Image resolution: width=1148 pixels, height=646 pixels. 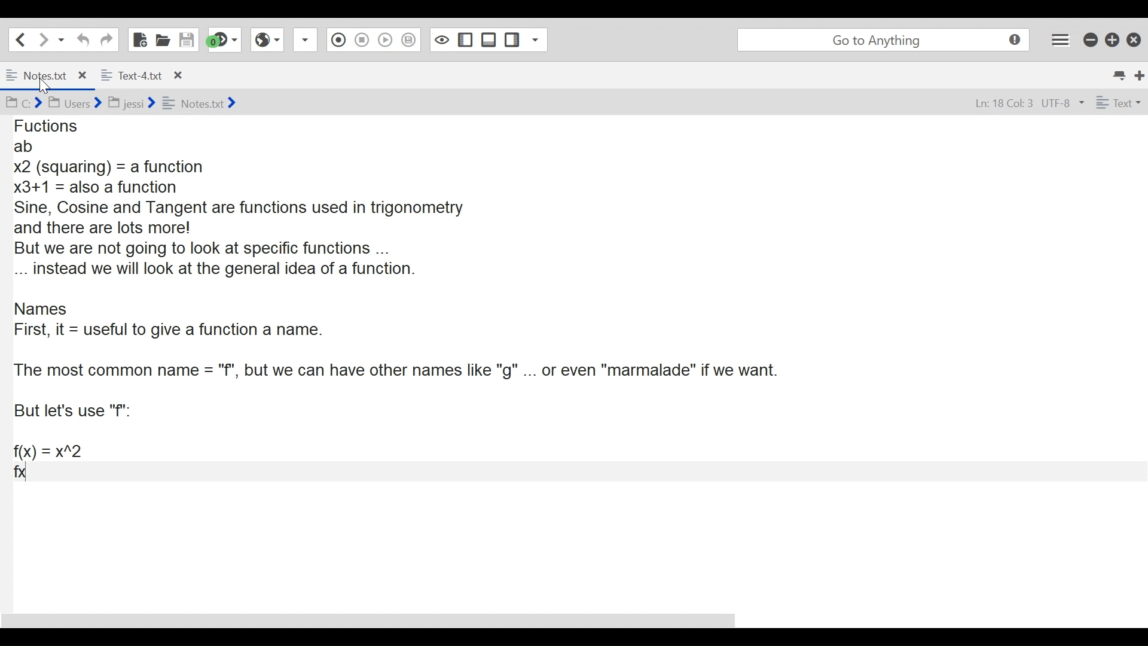 I want to click on View in Browser, so click(x=268, y=40).